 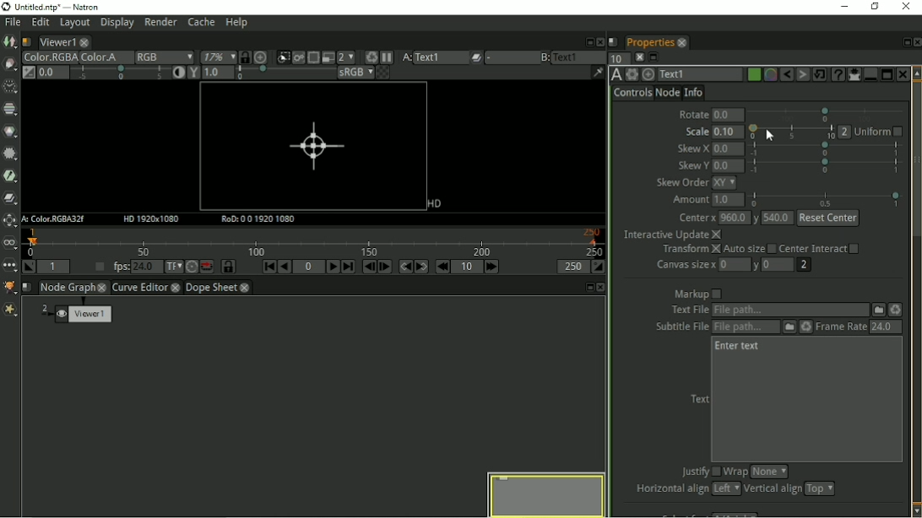 What do you see at coordinates (672, 235) in the screenshot?
I see `Interactive update` at bounding box center [672, 235].